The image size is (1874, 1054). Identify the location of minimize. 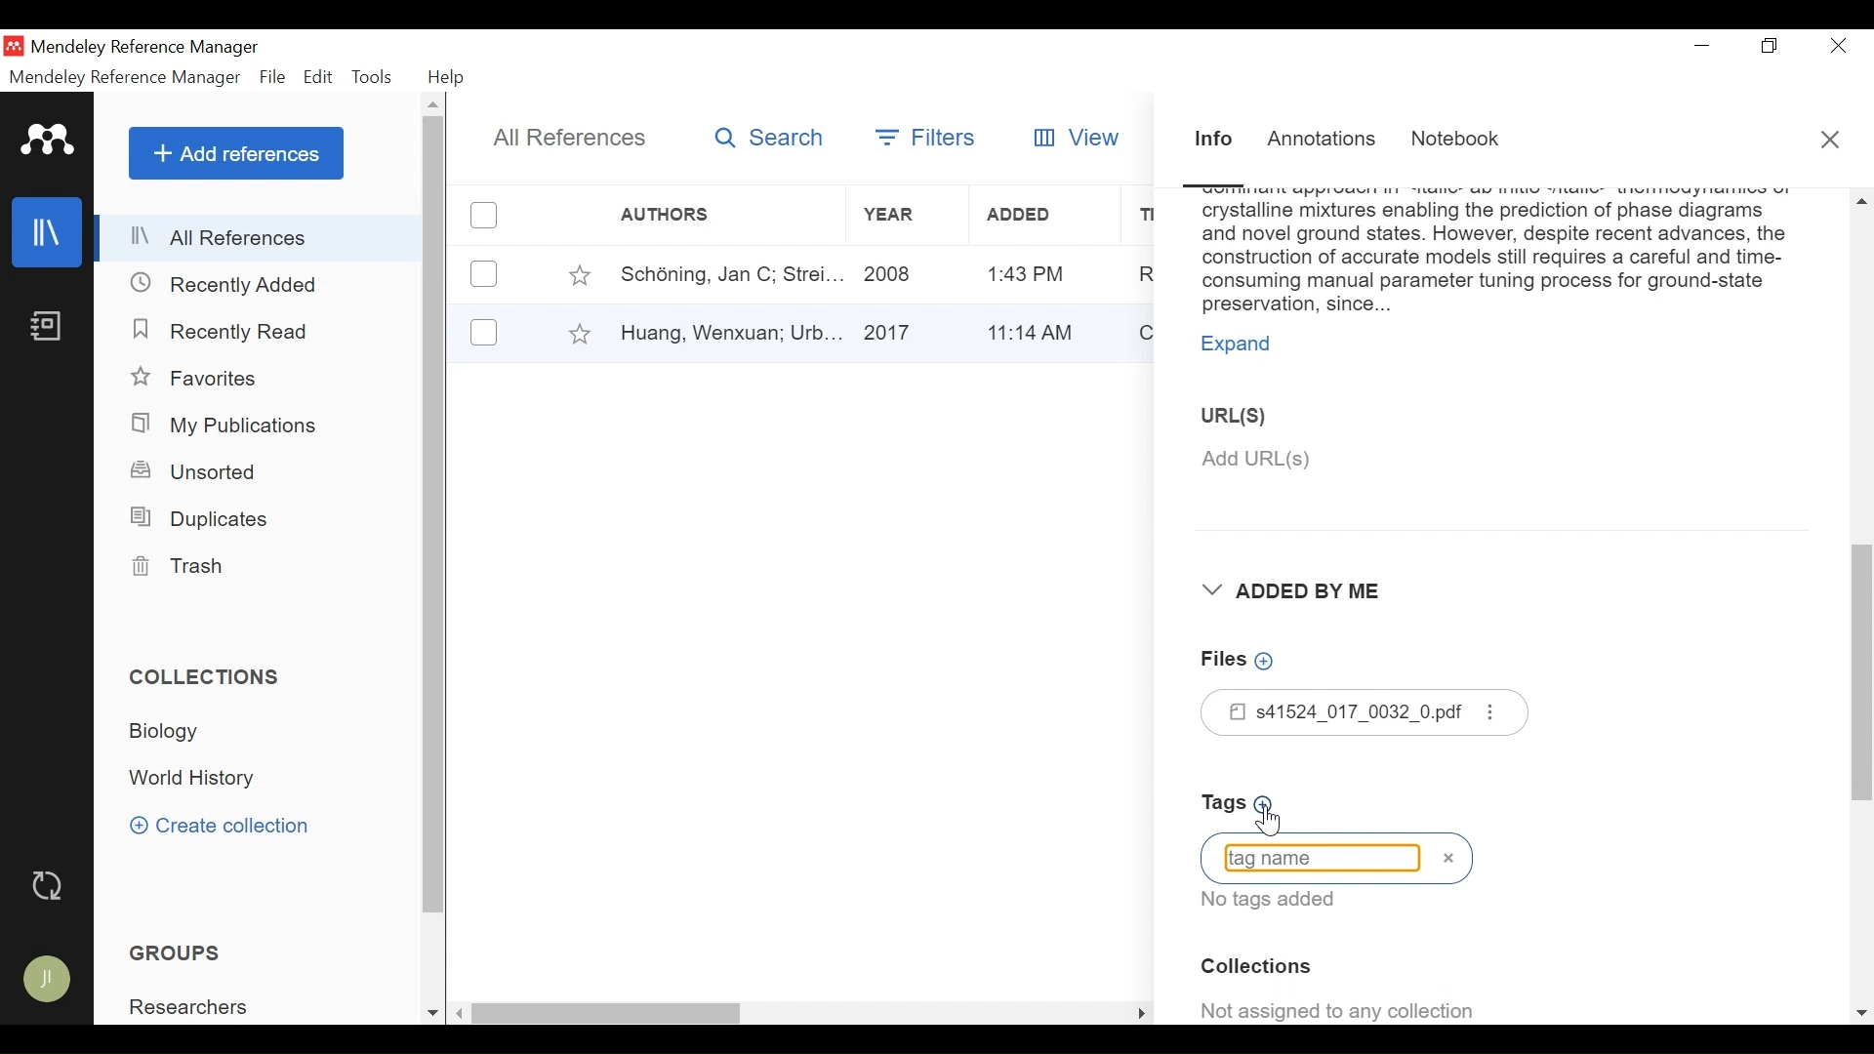
(1703, 46).